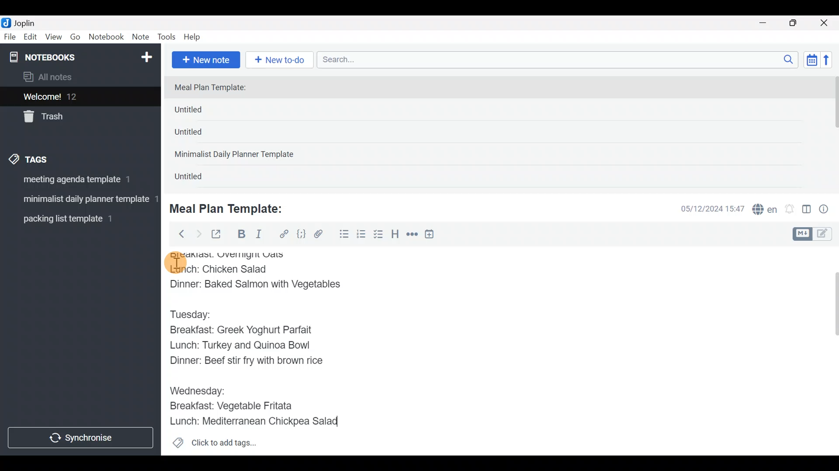 Image resolution: width=839 pixels, height=471 pixels. I want to click on Scroll bar, so click(830, 351).